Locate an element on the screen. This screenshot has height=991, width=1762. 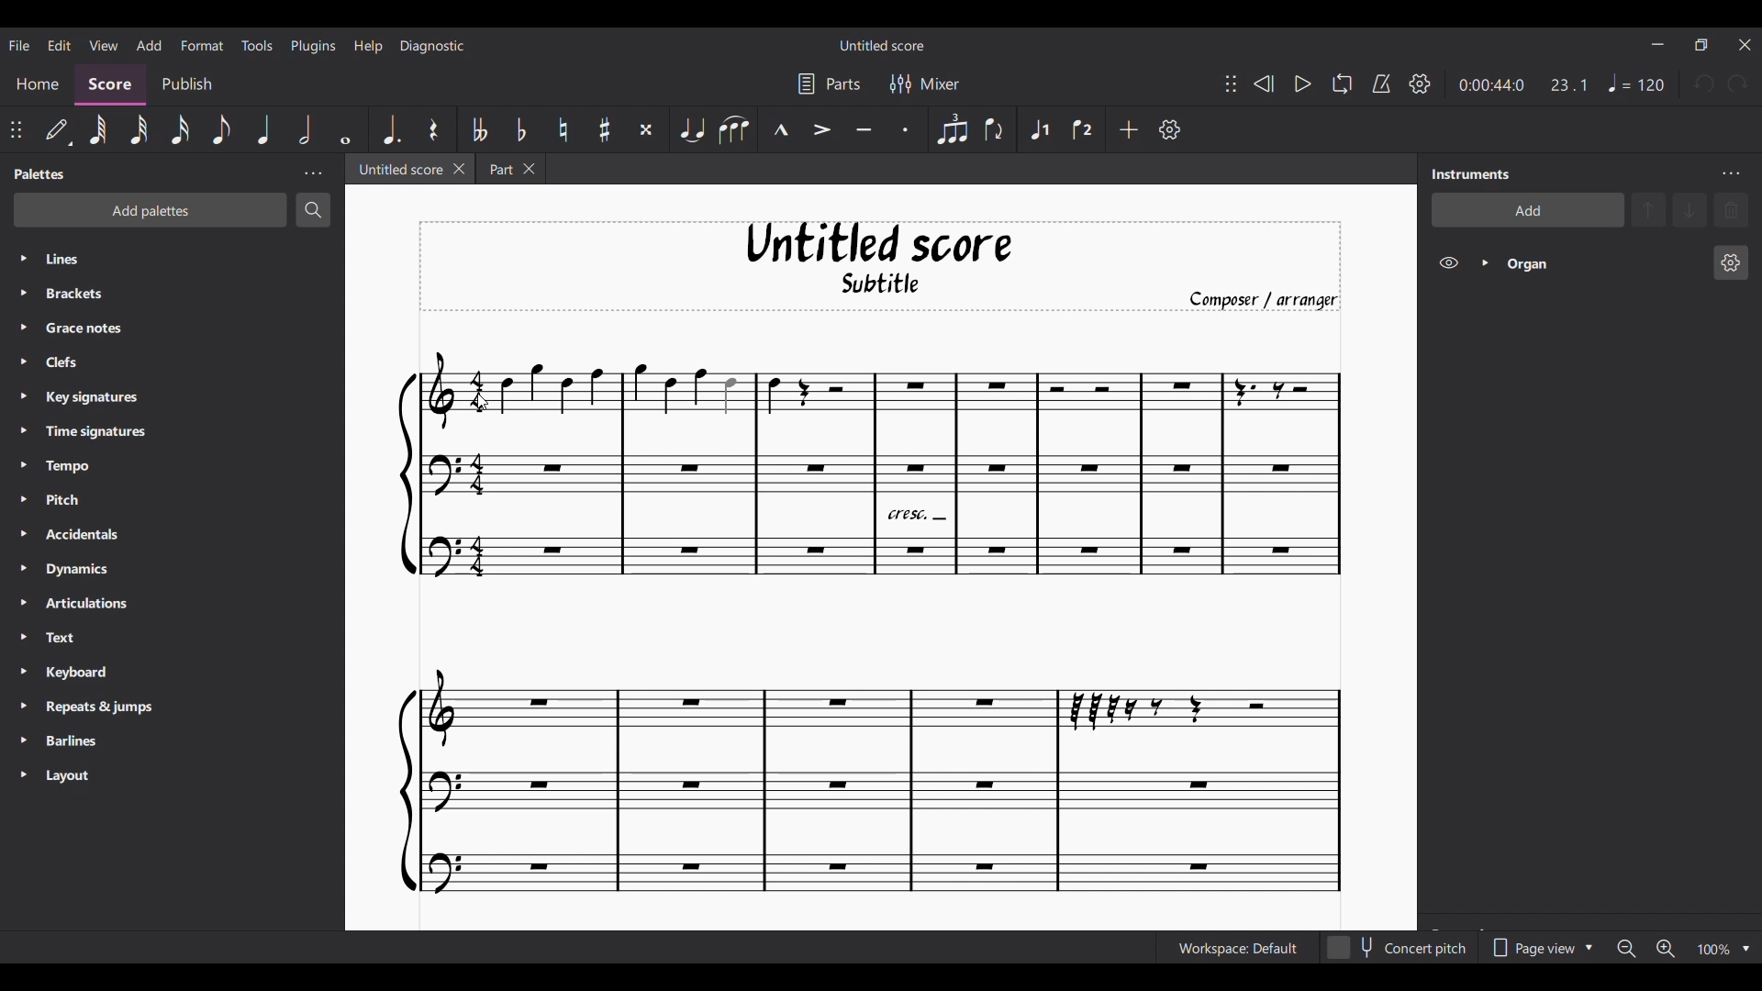
Palette panel settings is located at coordinates (313, 174).